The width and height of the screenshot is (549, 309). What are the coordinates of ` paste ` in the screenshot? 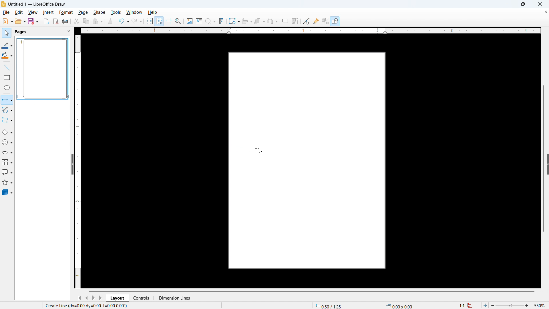 It's located at (98, 22).